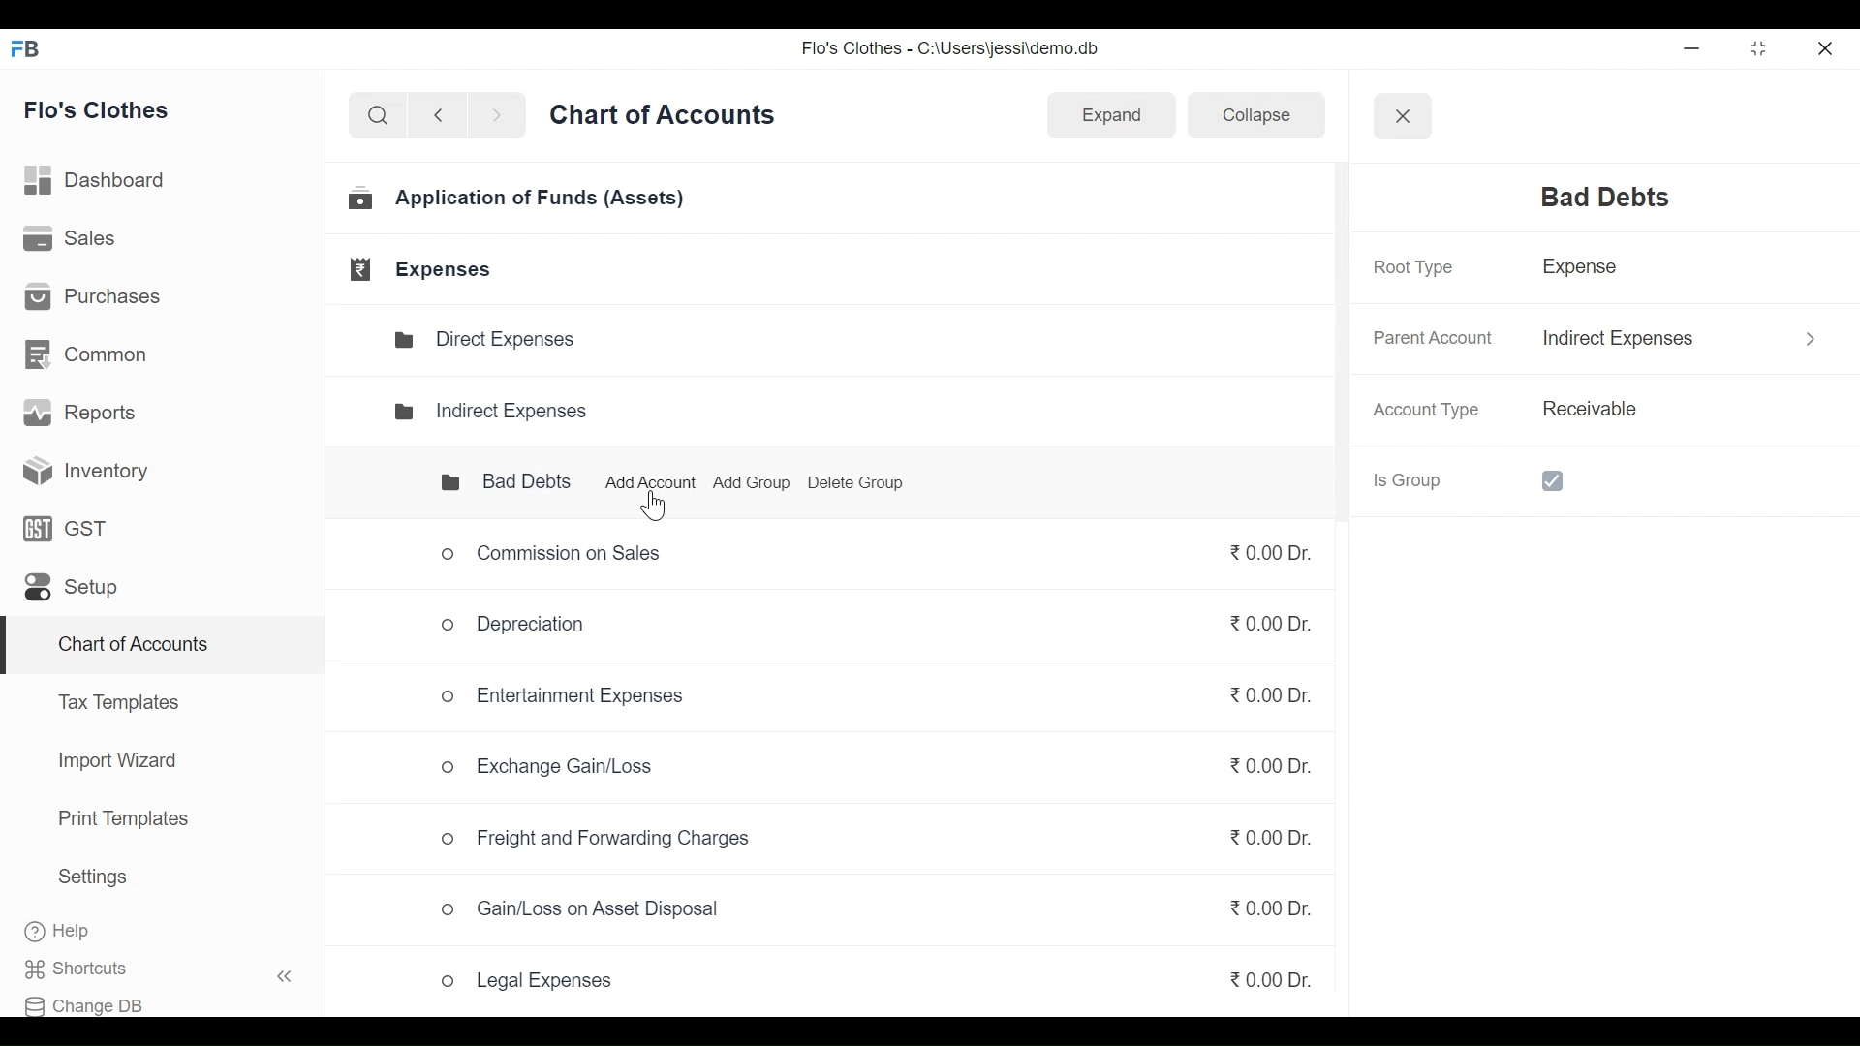 This screenshot has width=1860, height=1046. What do you see at coordinates (92, 880) in the screenshot?
I see `Settings` at bounding box center [92, 880].